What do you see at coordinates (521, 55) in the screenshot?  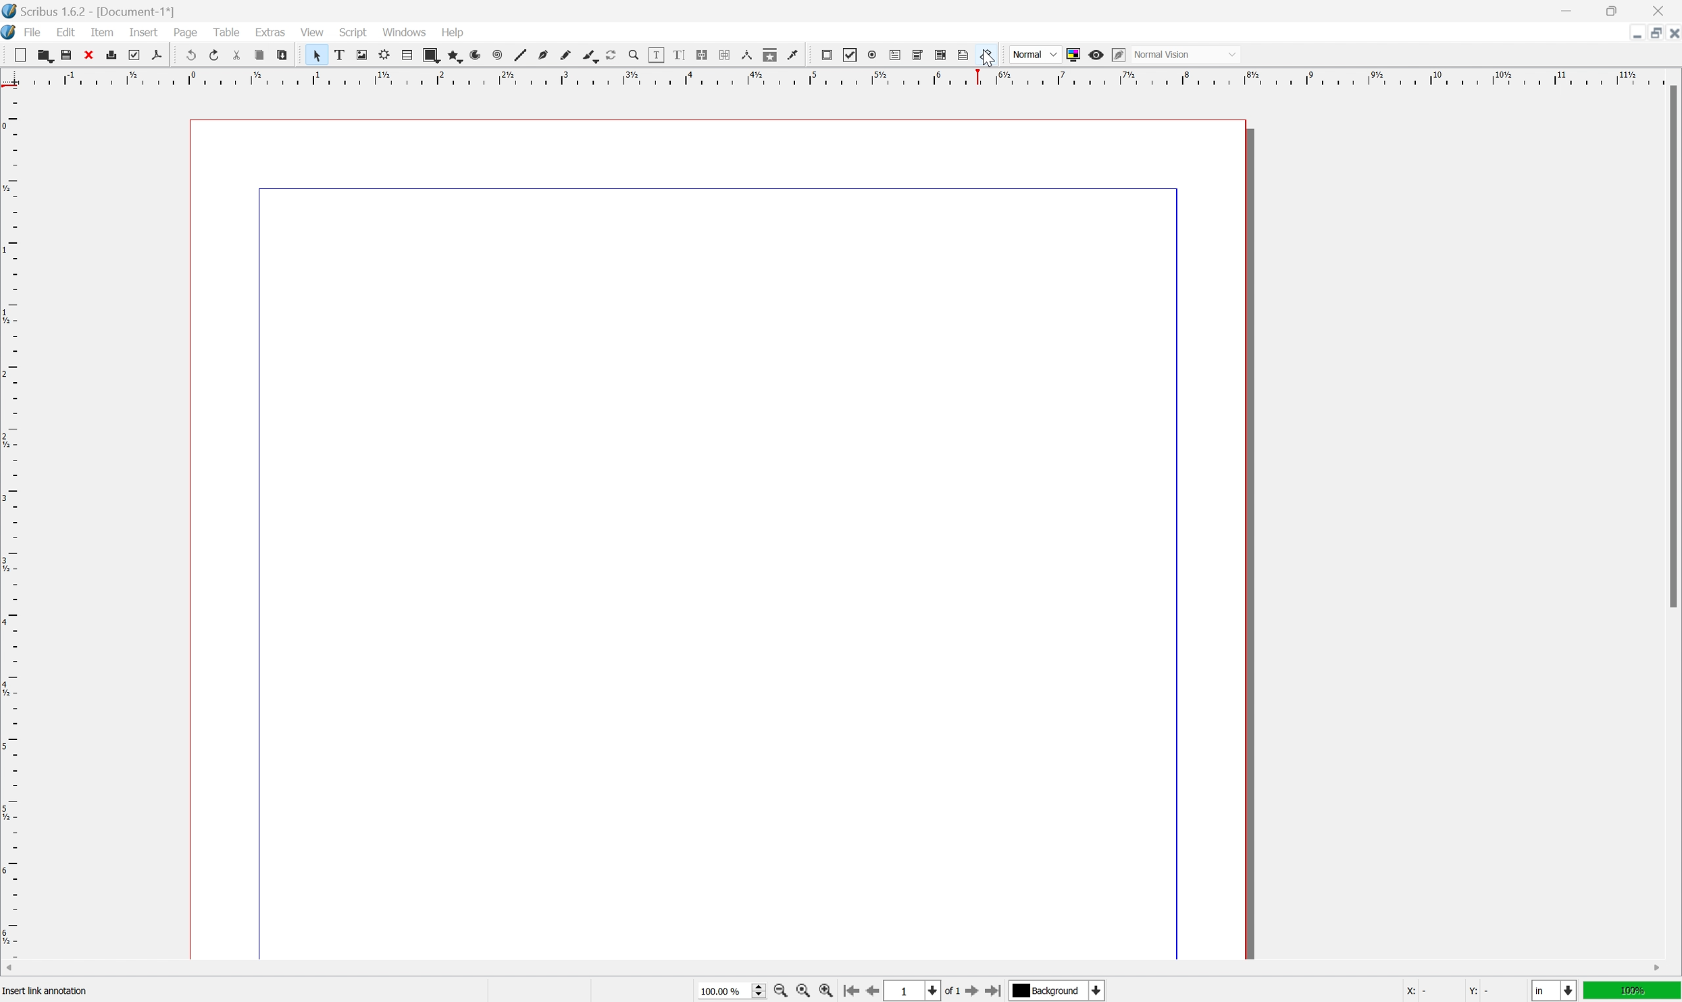 I see `line` at bounding box center [521, 55].